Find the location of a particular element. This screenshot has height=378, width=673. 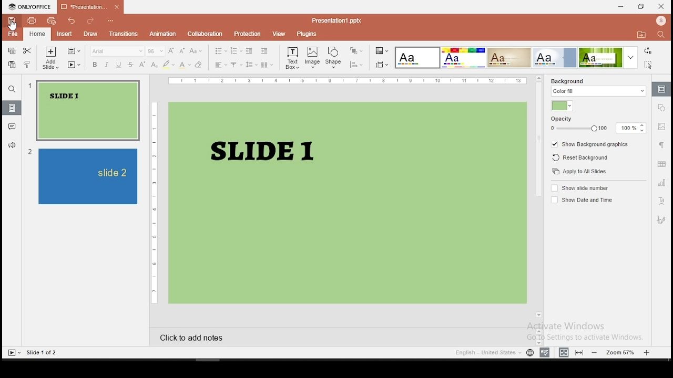

Scrollbar is located at coordinates (537, 335).